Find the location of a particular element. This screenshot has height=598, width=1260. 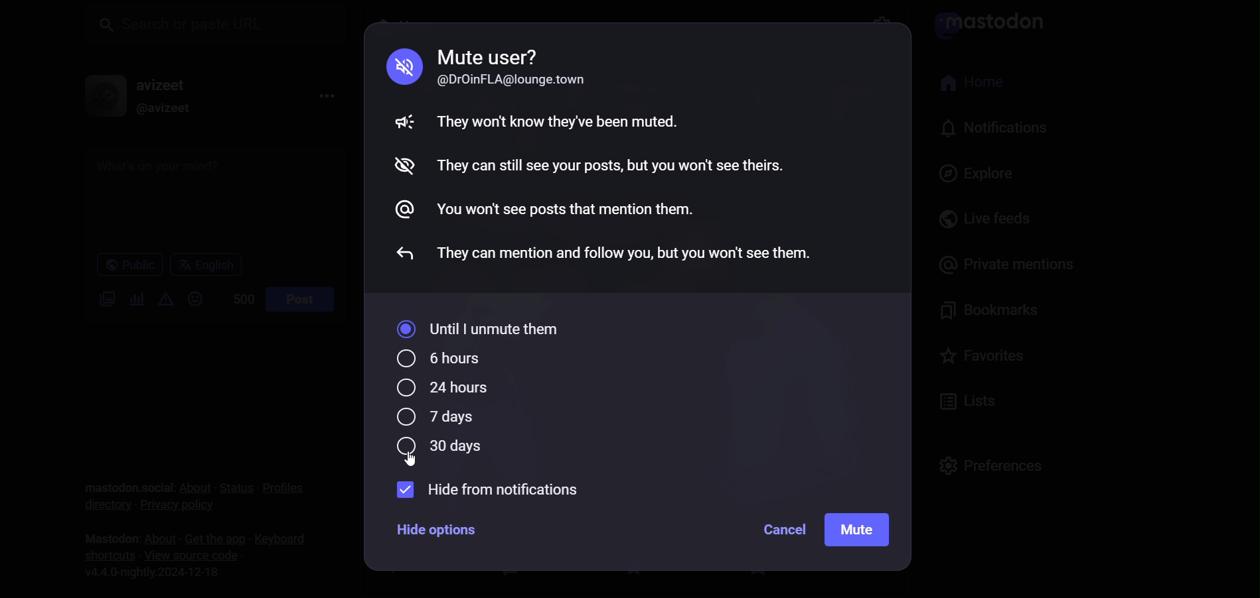

7 days is located at coordinates (435, 418).